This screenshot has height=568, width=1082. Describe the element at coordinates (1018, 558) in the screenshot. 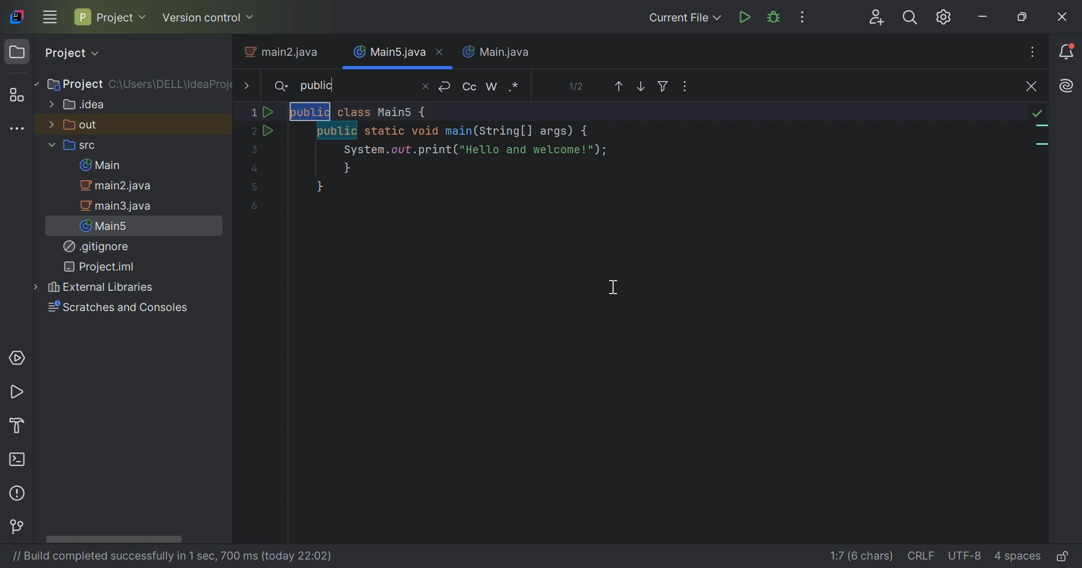

I see `indent: 4 spaces` at that location.